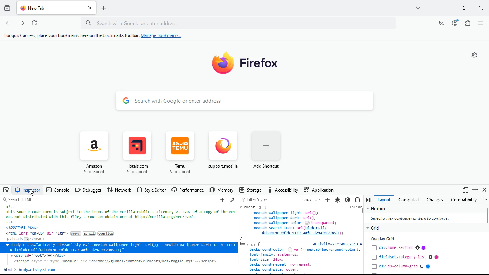 The height and width of the screenshot is (275, 489). Describe the element at coordinates (18, 200) in the screenshot. I see `search html` at that location.